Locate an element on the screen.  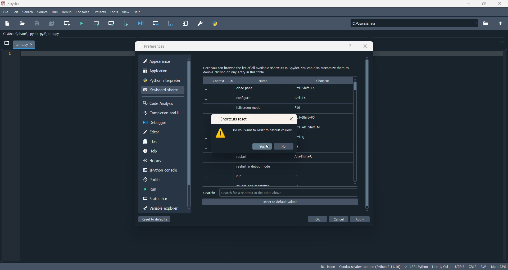
files is located at coordinates (160, 141).